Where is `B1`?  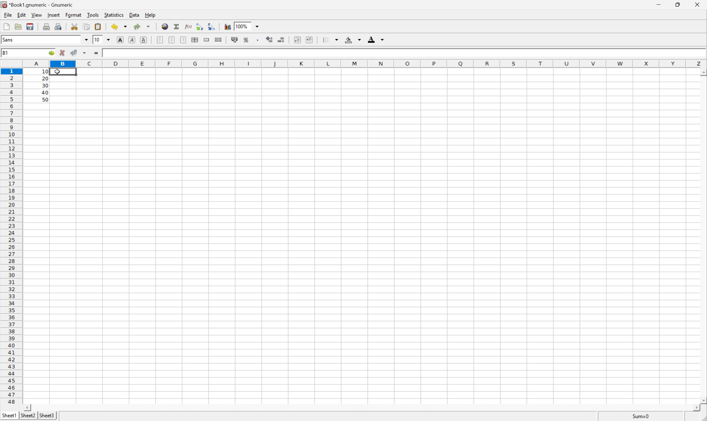 B1 is located at coordinates (6, 53).